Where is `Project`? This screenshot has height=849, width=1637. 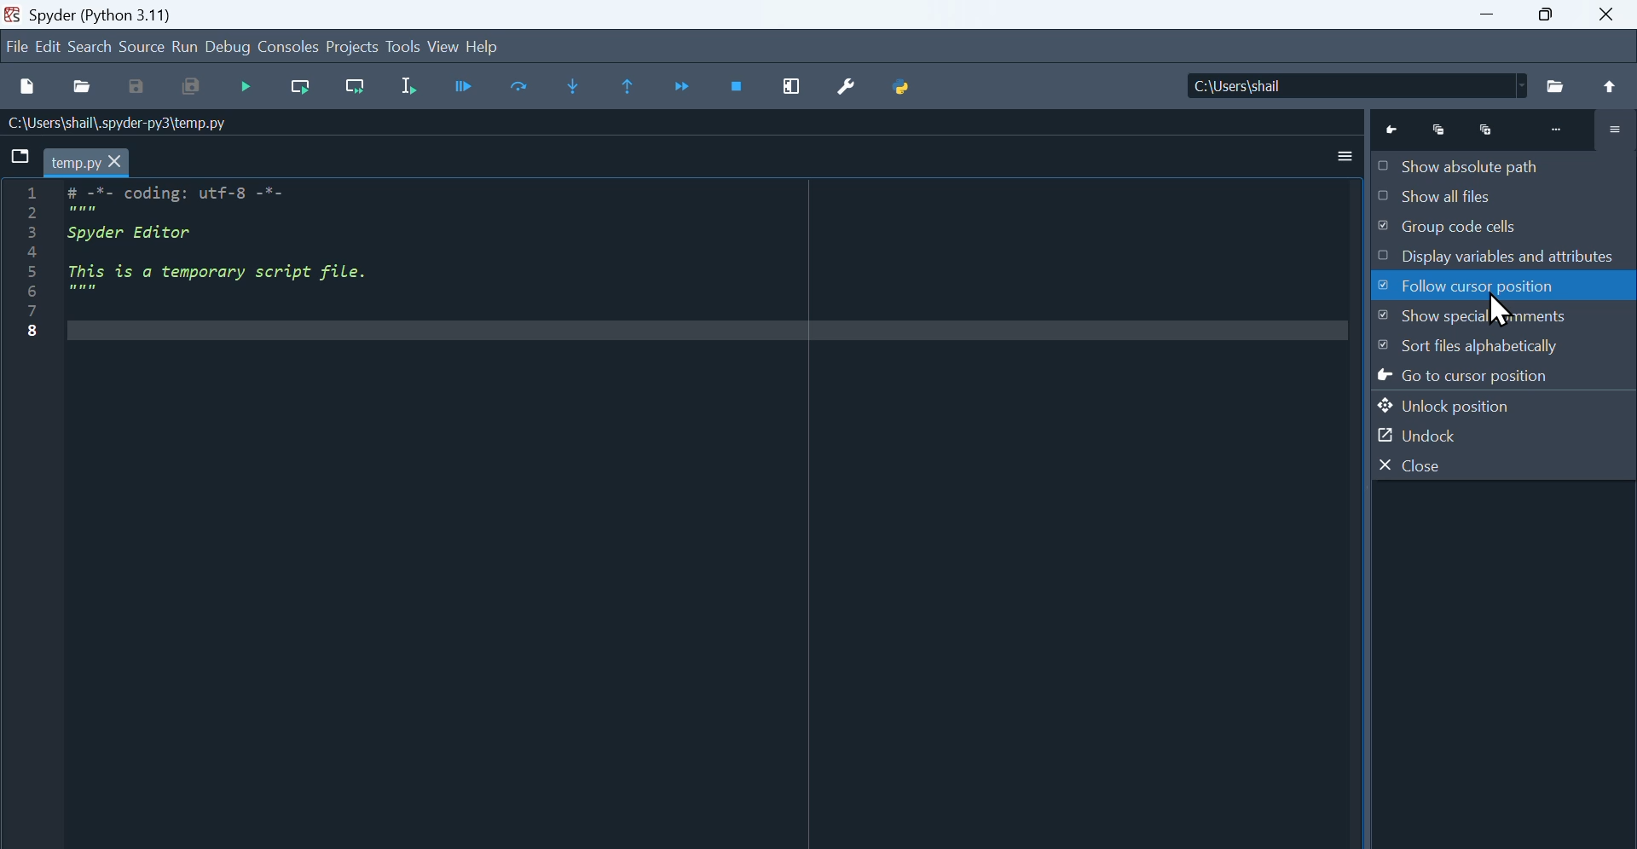
Project is located at coordinates (352, 48).